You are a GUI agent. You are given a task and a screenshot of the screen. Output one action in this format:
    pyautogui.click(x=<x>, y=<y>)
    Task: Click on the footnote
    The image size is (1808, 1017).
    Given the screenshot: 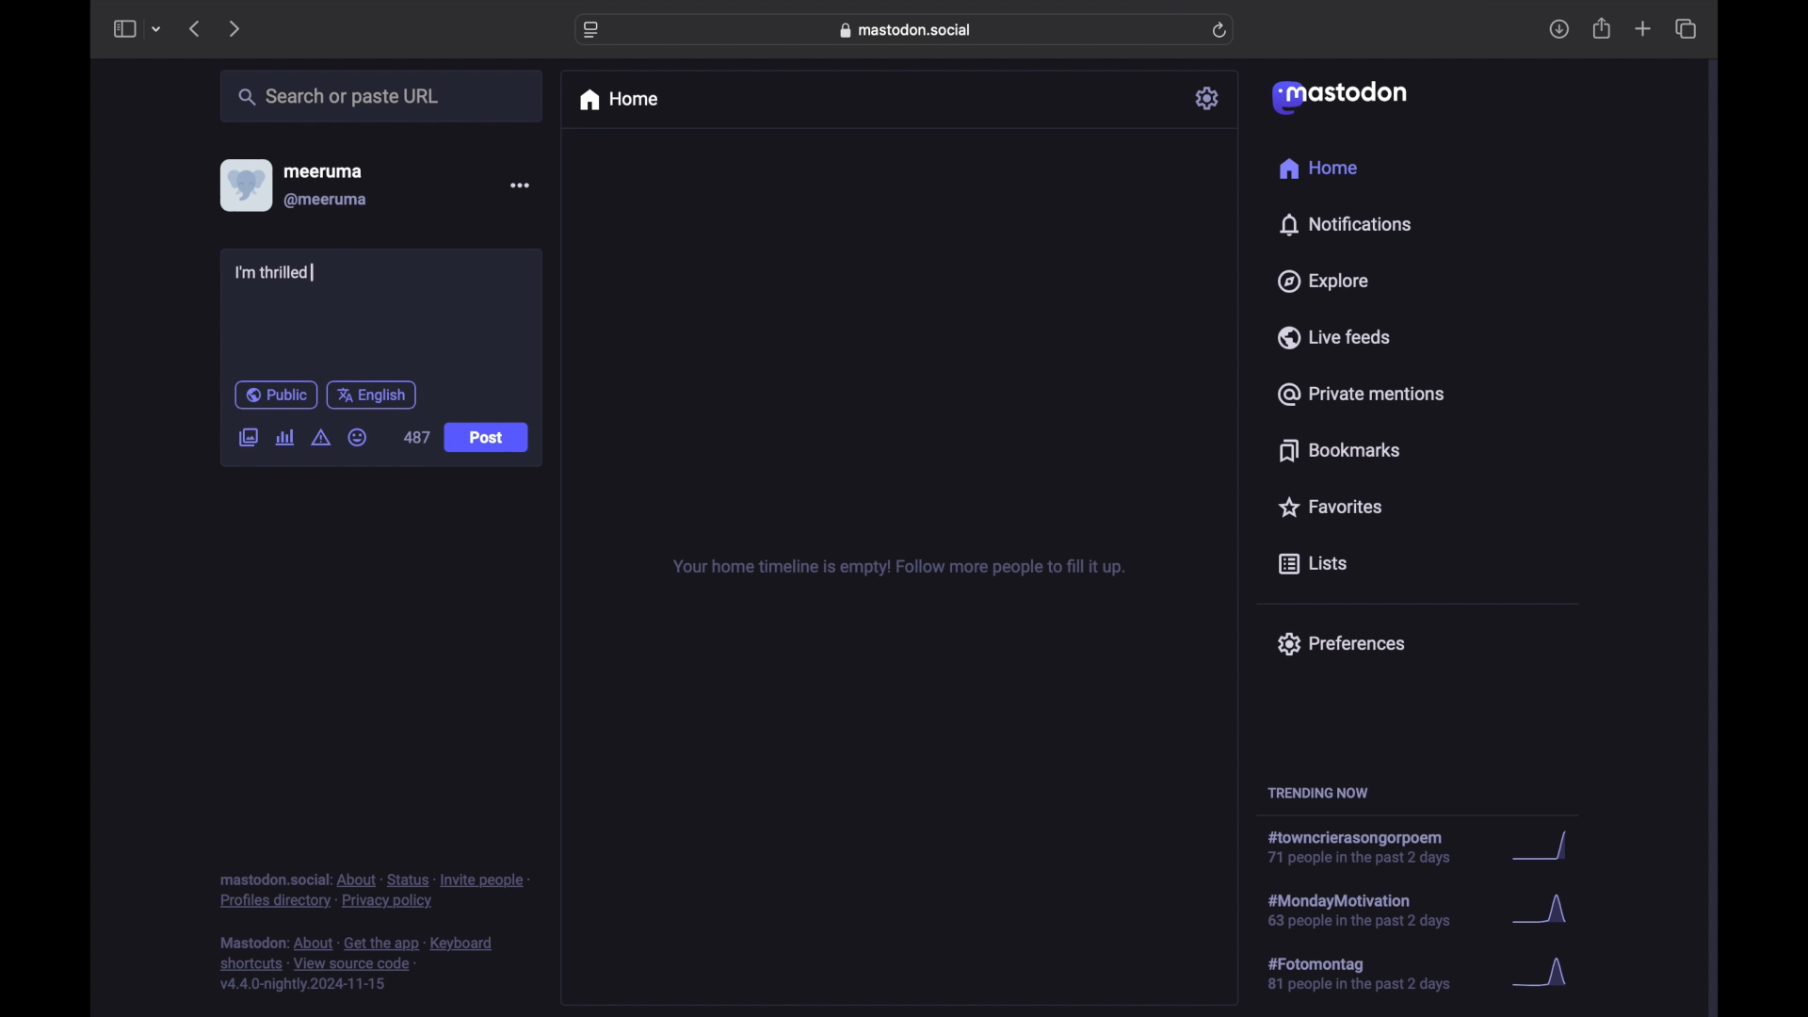 What is the action you would take?
    pyautogui.click(x=357, y=964)
    